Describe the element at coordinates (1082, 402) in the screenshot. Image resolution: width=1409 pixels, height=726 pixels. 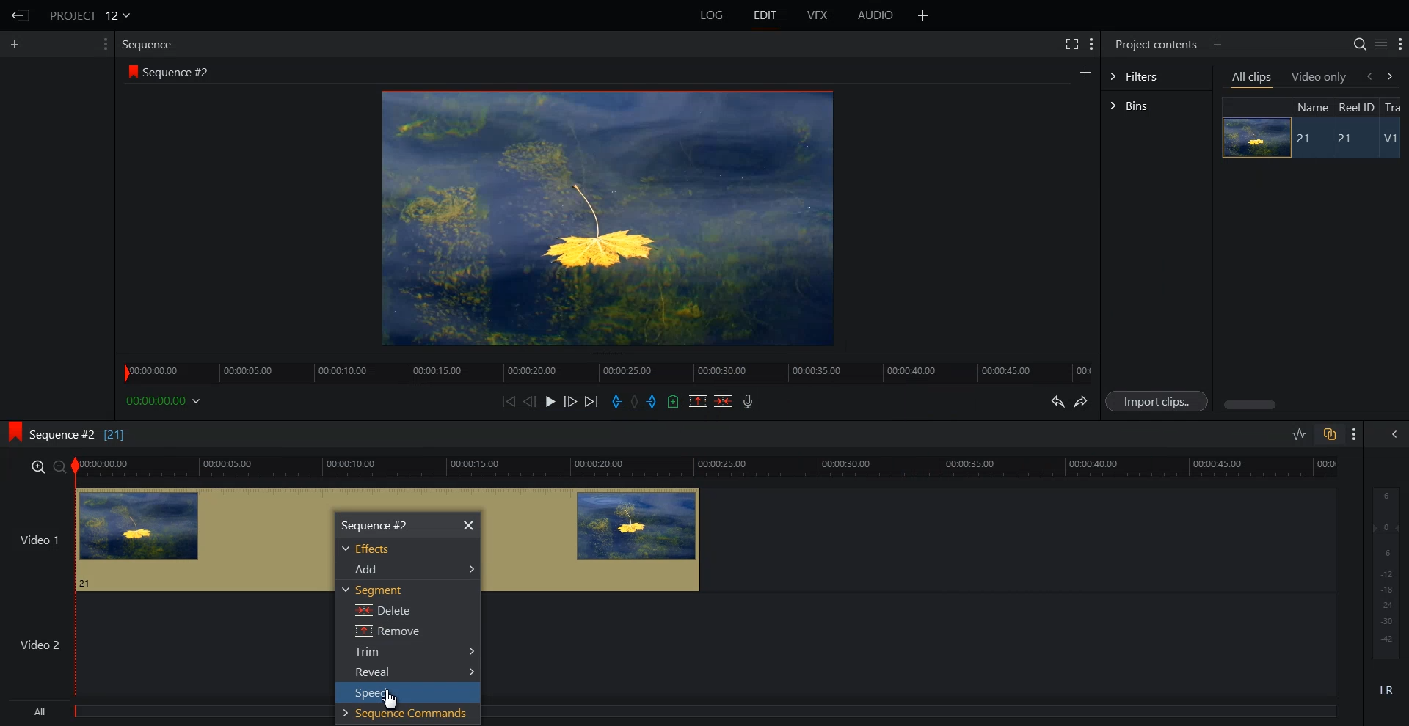
I see `Redo` at that location.